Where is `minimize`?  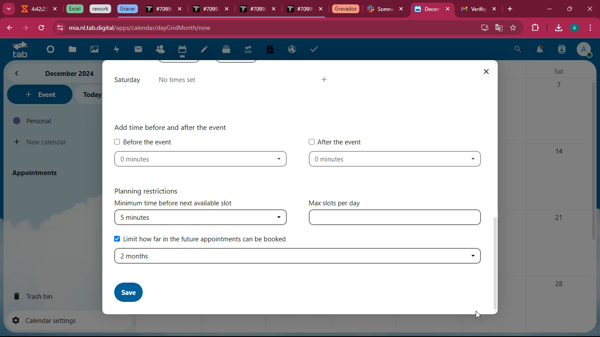 minimize is located at coordinates (549, 10).